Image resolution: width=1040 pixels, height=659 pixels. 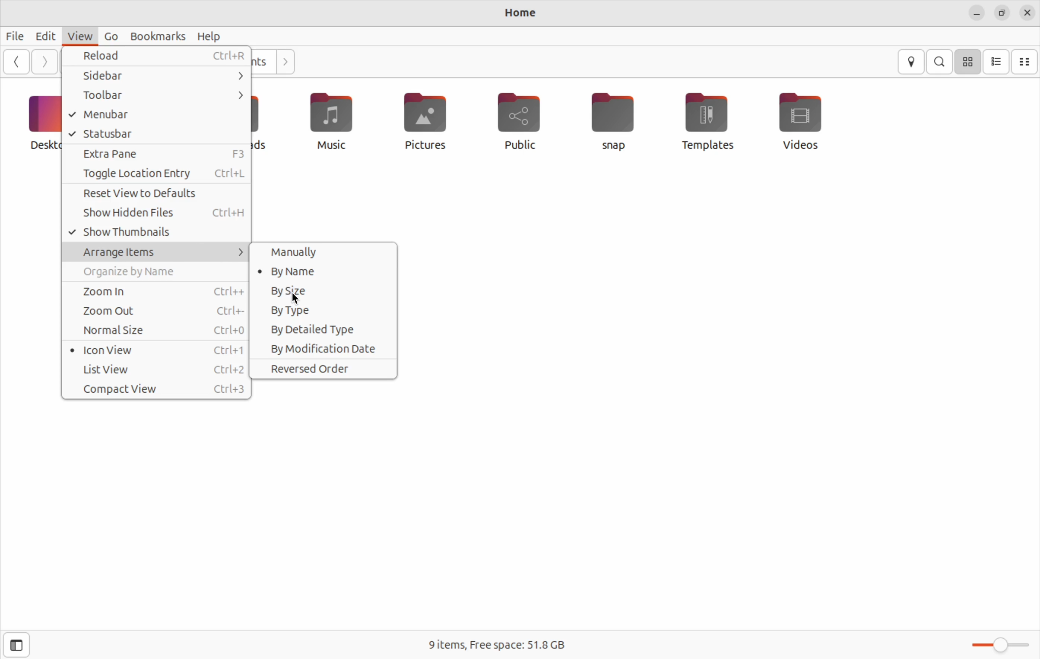 What do you see at coordinates (323, 368) in the screenshot?
I see `reversed order` at bounding box center [323, 368].